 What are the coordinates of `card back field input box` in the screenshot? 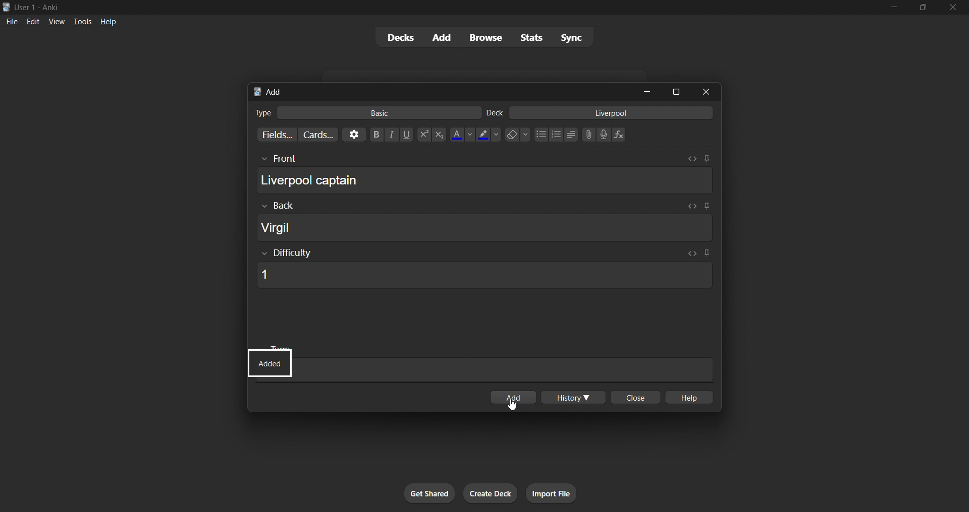 It's located at (485, 227).